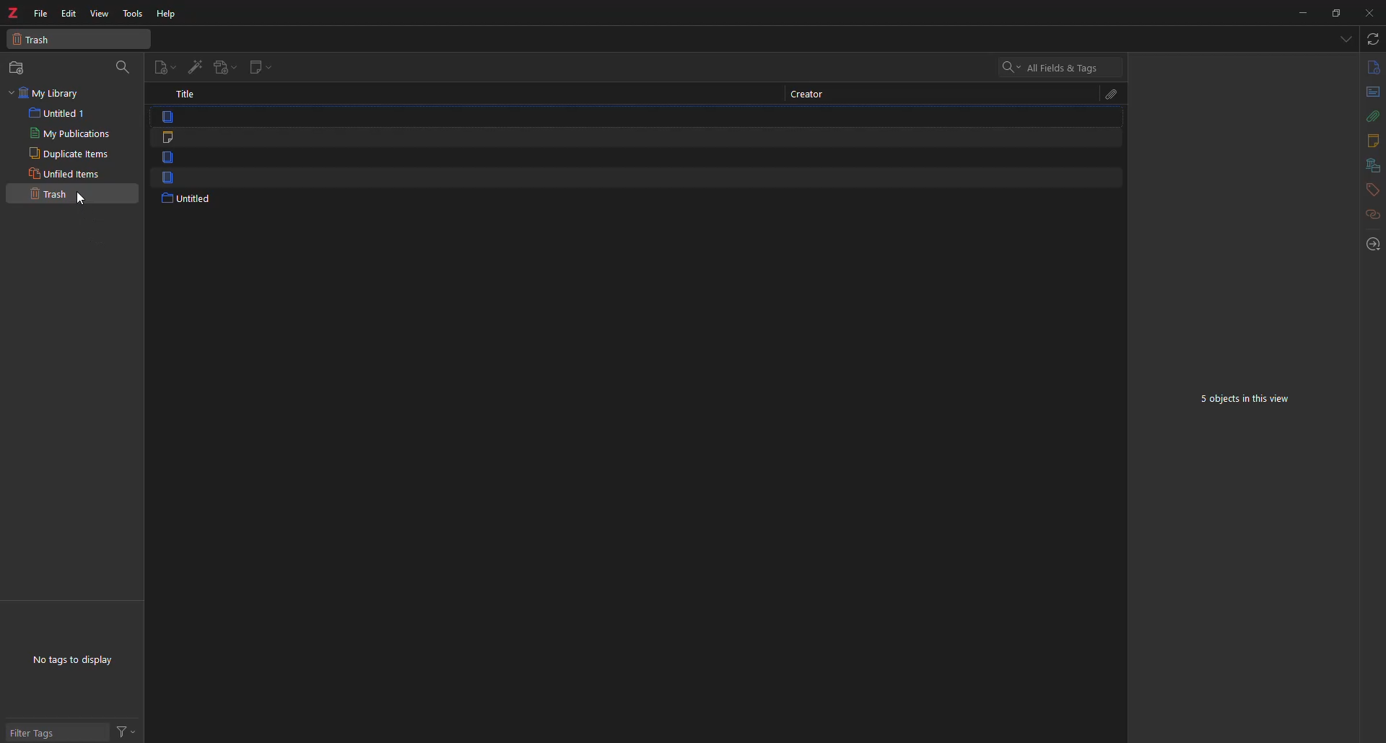 The height and width of the screenshot is (743, 1386). I want to click on item, so click(167, 117).